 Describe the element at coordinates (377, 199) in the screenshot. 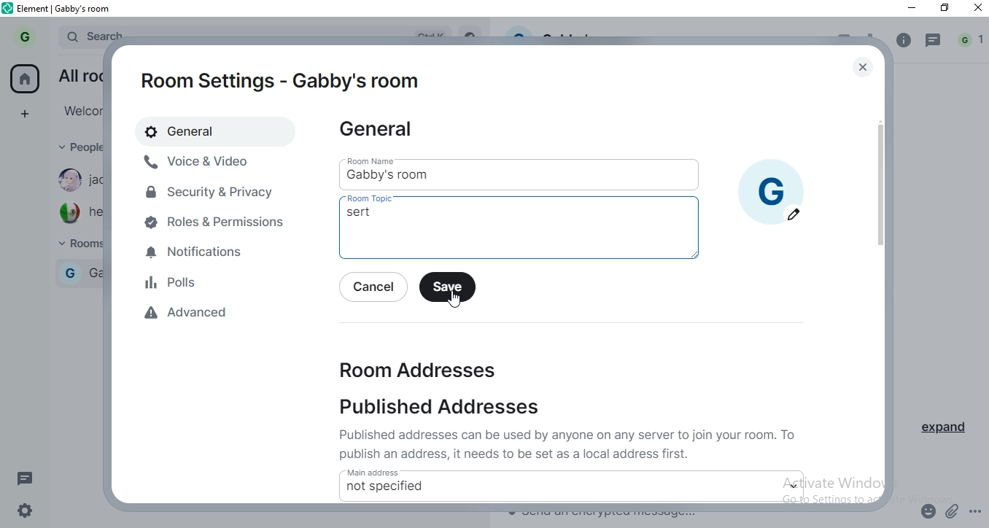

I see `room topic` at that location.